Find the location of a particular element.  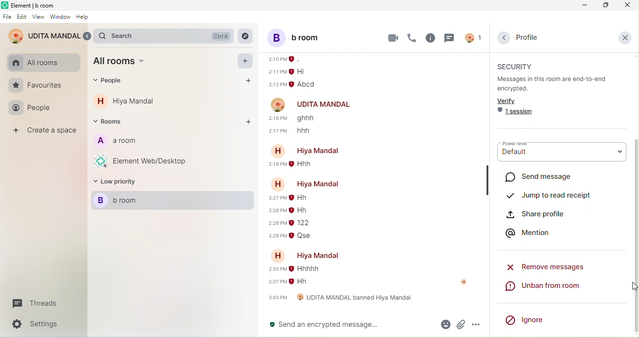

attachment is located at coordinates (460, 324).